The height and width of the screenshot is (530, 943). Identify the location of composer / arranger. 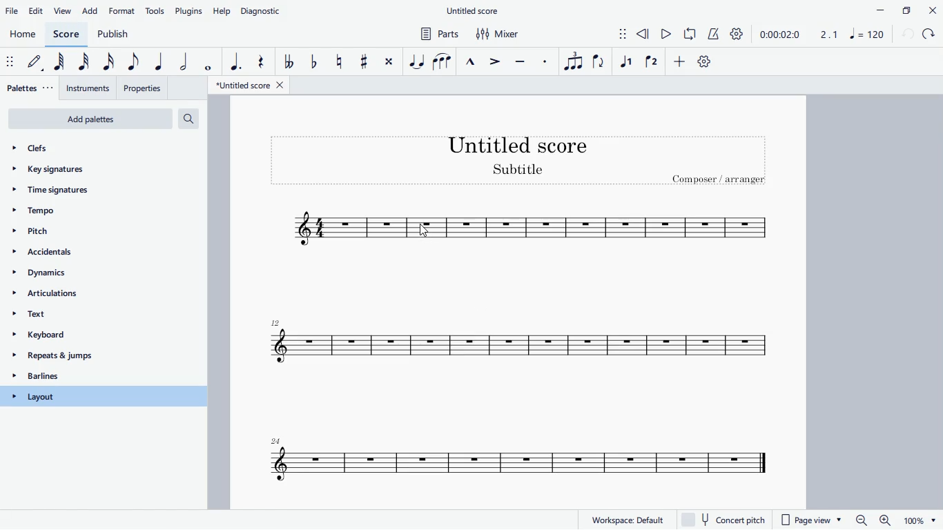
(721, 181).